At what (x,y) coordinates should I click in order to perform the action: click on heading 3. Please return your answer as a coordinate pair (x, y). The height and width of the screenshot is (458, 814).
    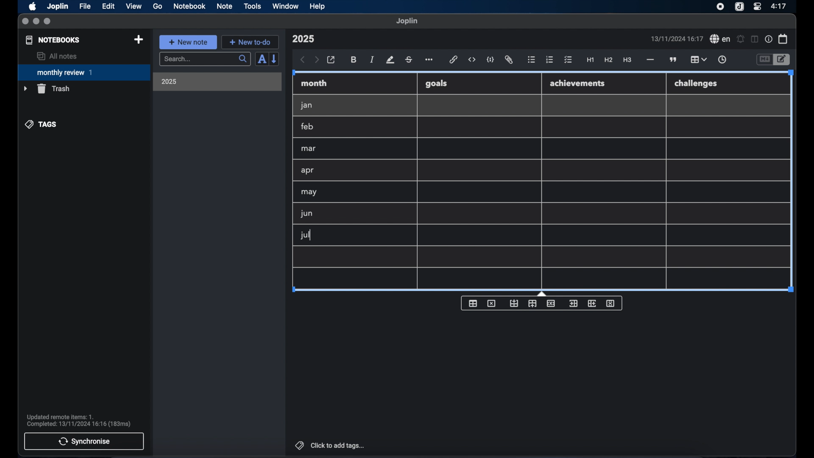
    Looking at the image, I should click on (627, 60).